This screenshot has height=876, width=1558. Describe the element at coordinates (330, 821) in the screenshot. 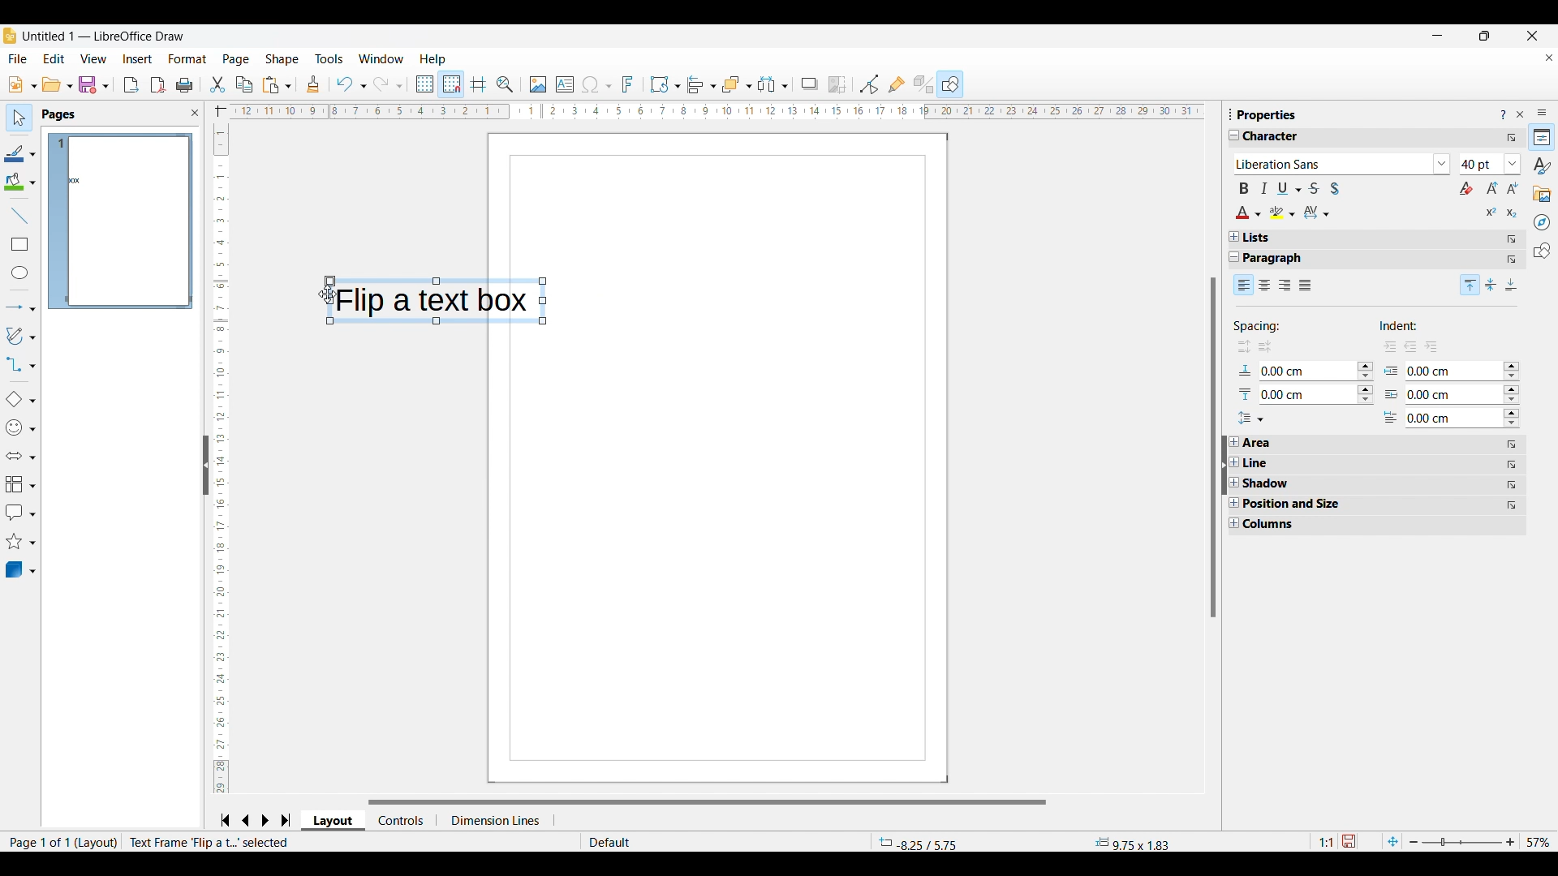

I see `Page layout options` at that location.